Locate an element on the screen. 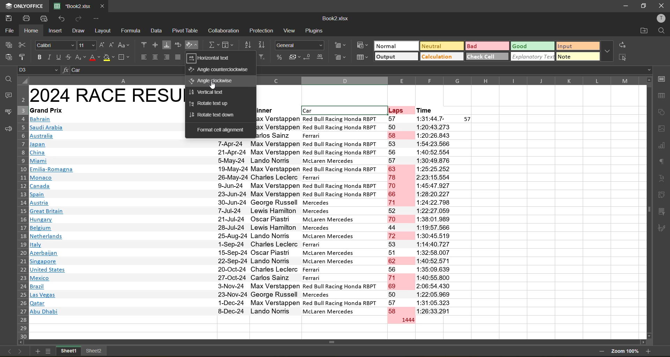 This screenshot has height=357, width=670. Scroll right is located at coordinates (643, 342).